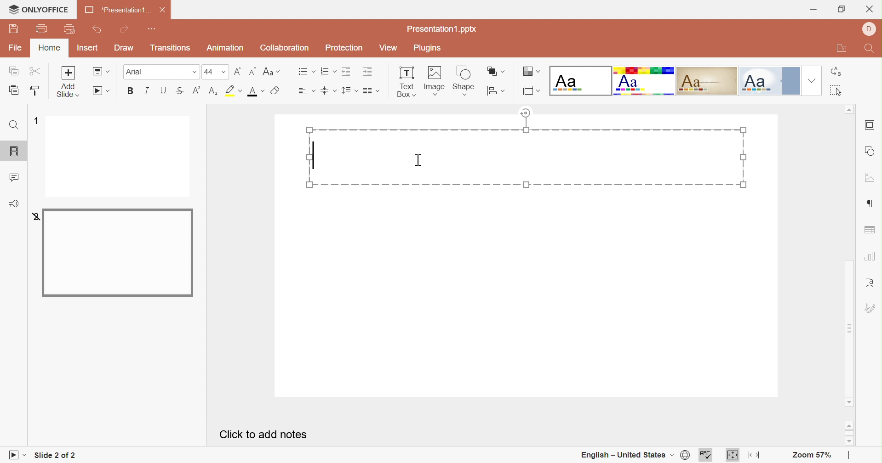 The width and height of the screenshot is (882, 463). I want to click on Replace, so click(835, 72).